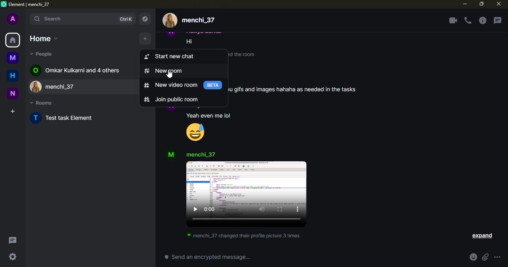 This screenshot has height=267, width=508. I want to click on attach file, so click(485, 257).